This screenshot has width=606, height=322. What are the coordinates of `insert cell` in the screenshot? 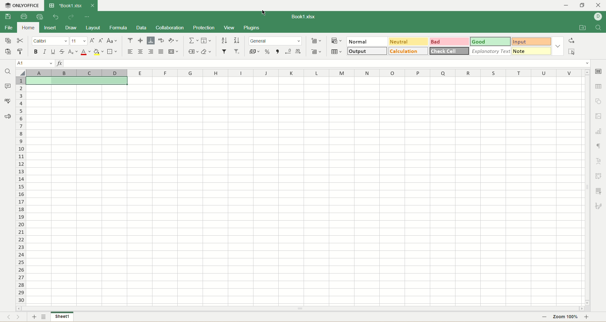 It's located at (316, 41).